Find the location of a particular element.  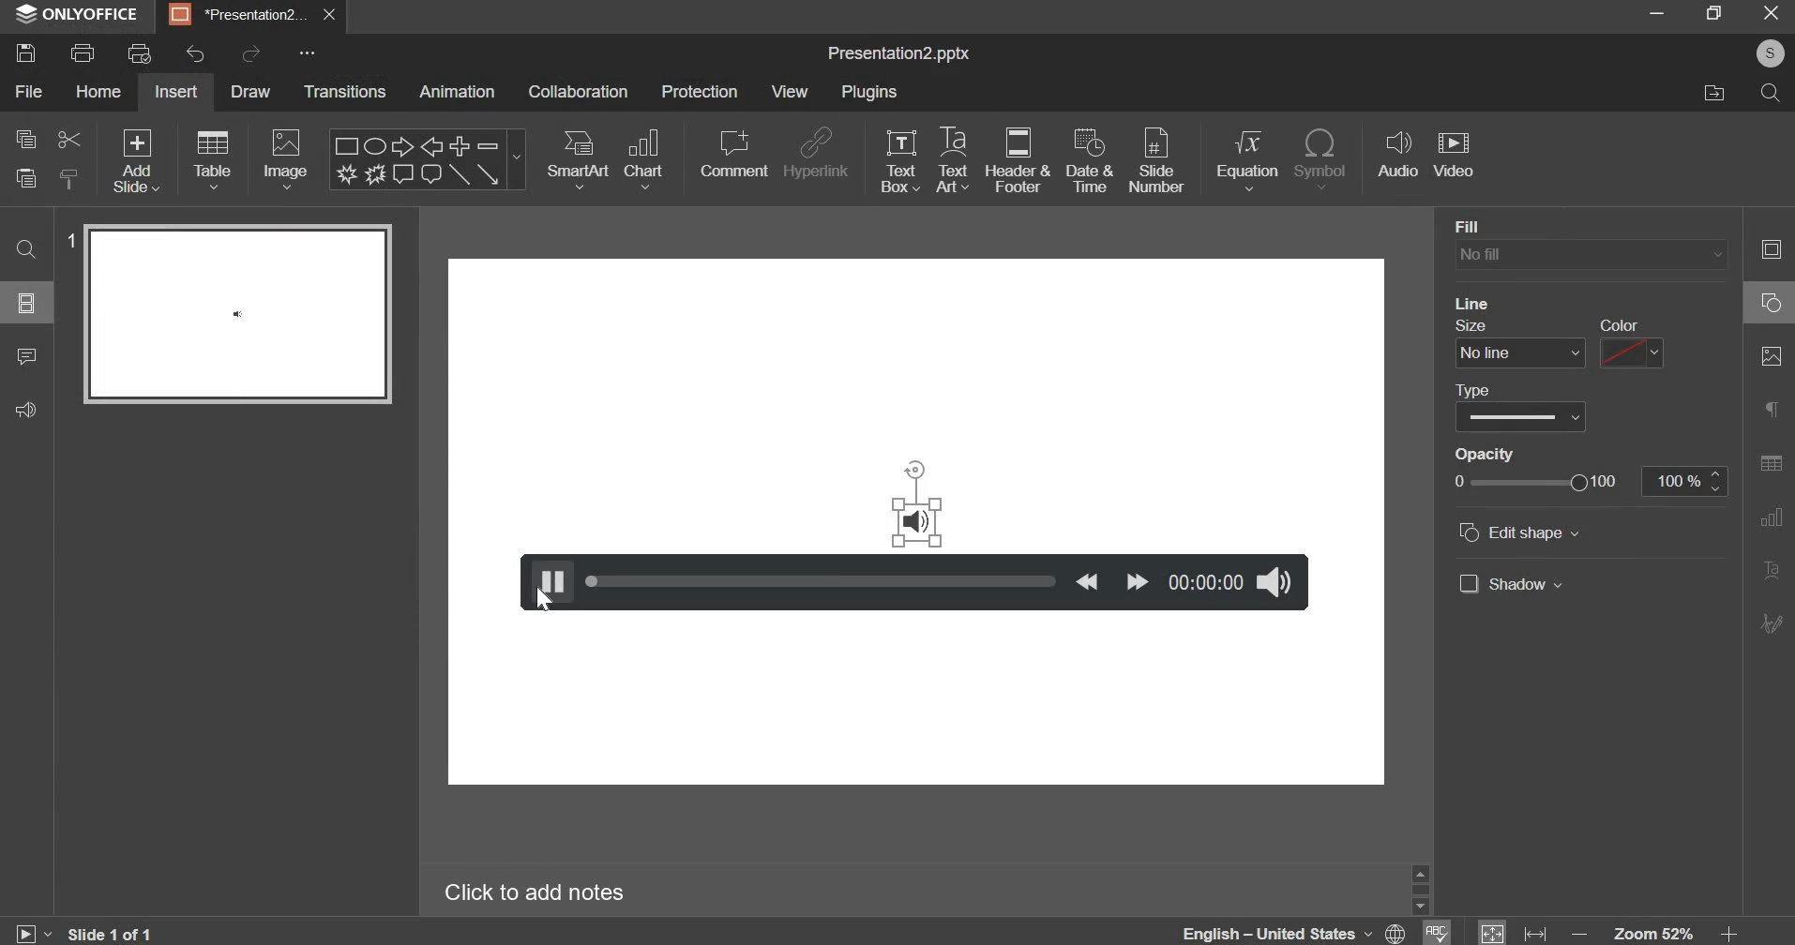

text art is located at coordinates (955, 159).